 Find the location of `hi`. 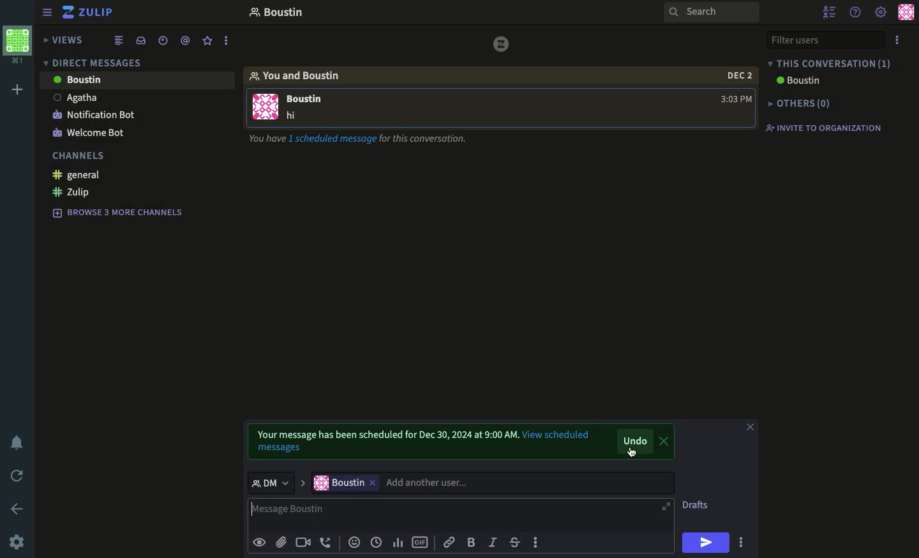

hi is located at coordinates (707, 543).